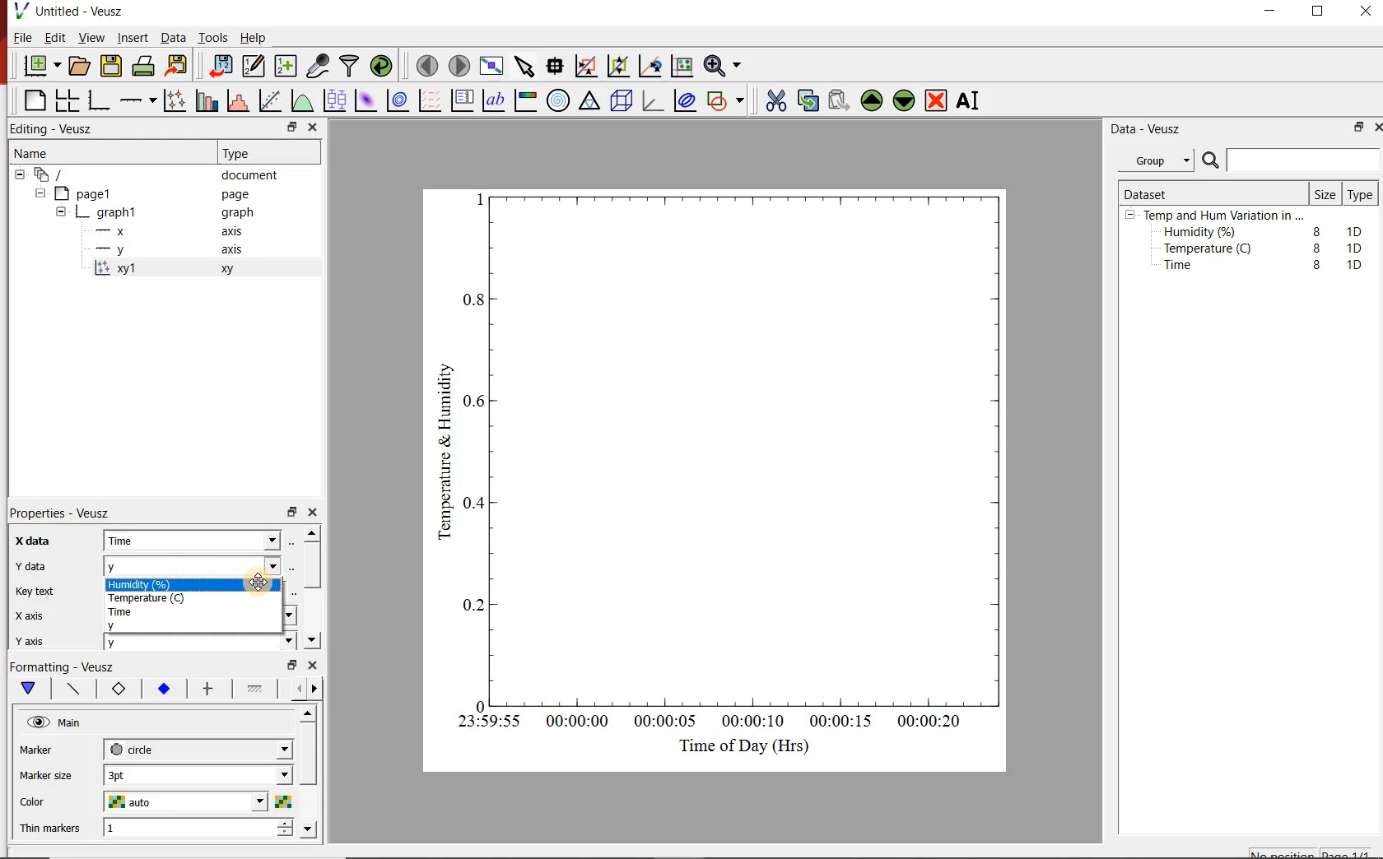  What do you see at coordinates (256, 690) in the screenshot?
I see `fill 1` at bounding box center [256, 690].